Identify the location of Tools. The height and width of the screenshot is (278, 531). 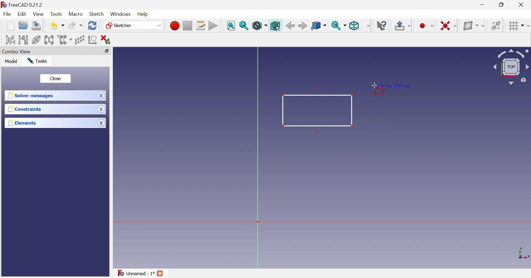
(56, 14).